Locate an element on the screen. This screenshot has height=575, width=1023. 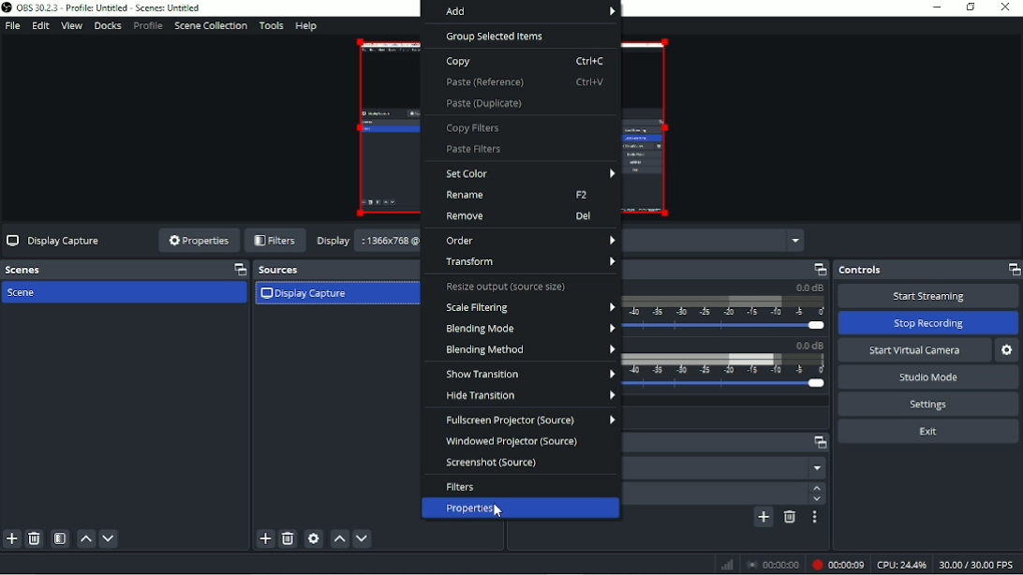
cursor is located at coordinates (499, 519).